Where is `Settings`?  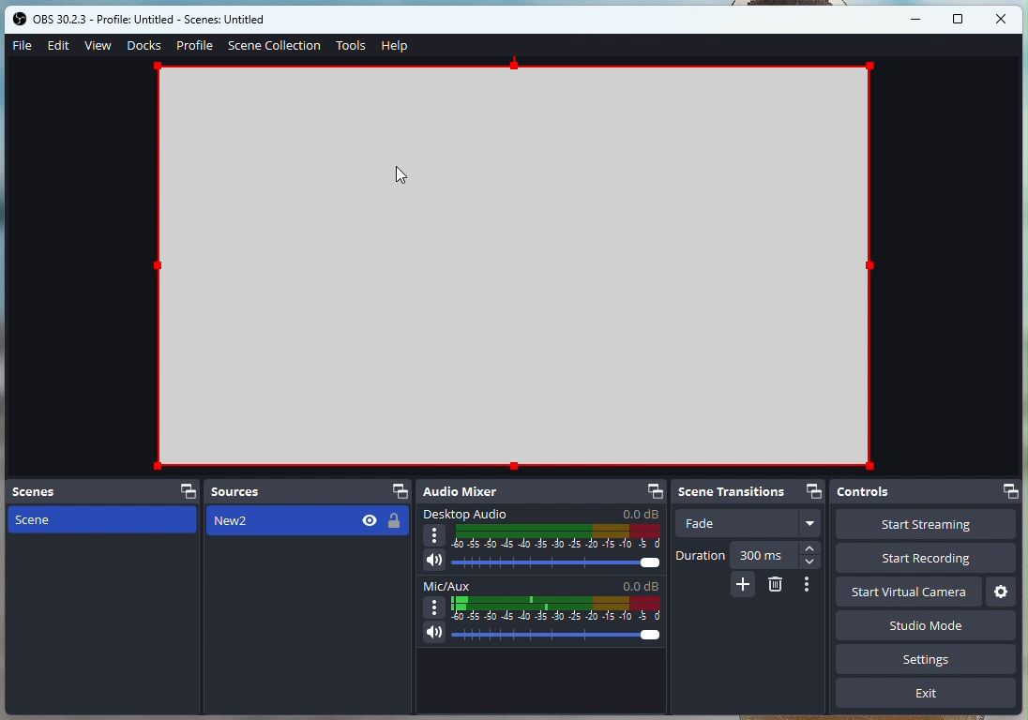 Settings is located at coordinates (930, 662).